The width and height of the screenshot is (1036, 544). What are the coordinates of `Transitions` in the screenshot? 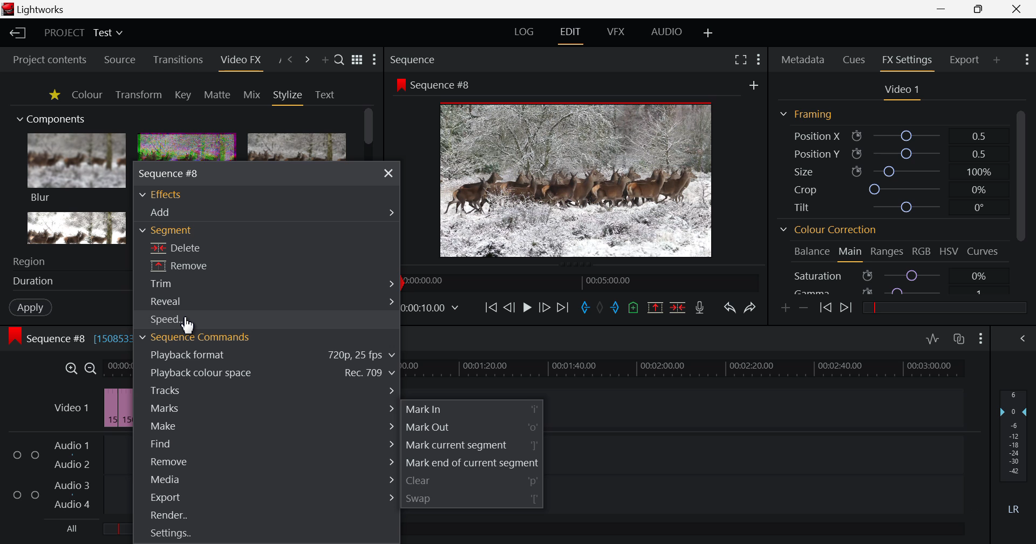 It's located at (178, 60).